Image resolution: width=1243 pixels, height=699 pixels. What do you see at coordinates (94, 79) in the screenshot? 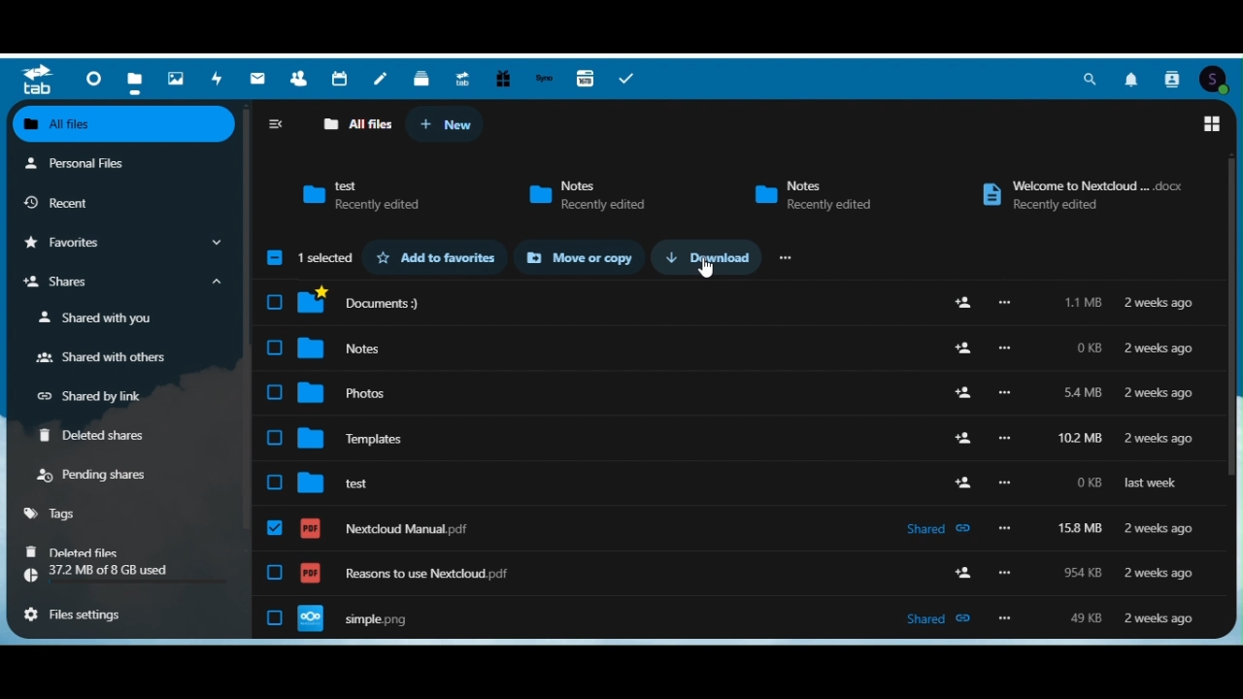
I see `Dashboard` at bounding box center [94, 79].